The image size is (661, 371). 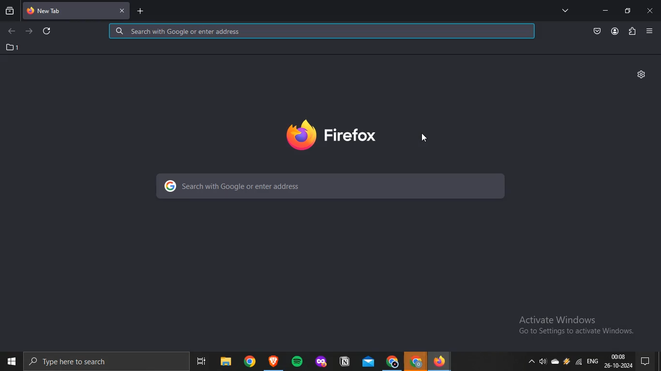 I want to click on wifi, so click(x=579, y=363).